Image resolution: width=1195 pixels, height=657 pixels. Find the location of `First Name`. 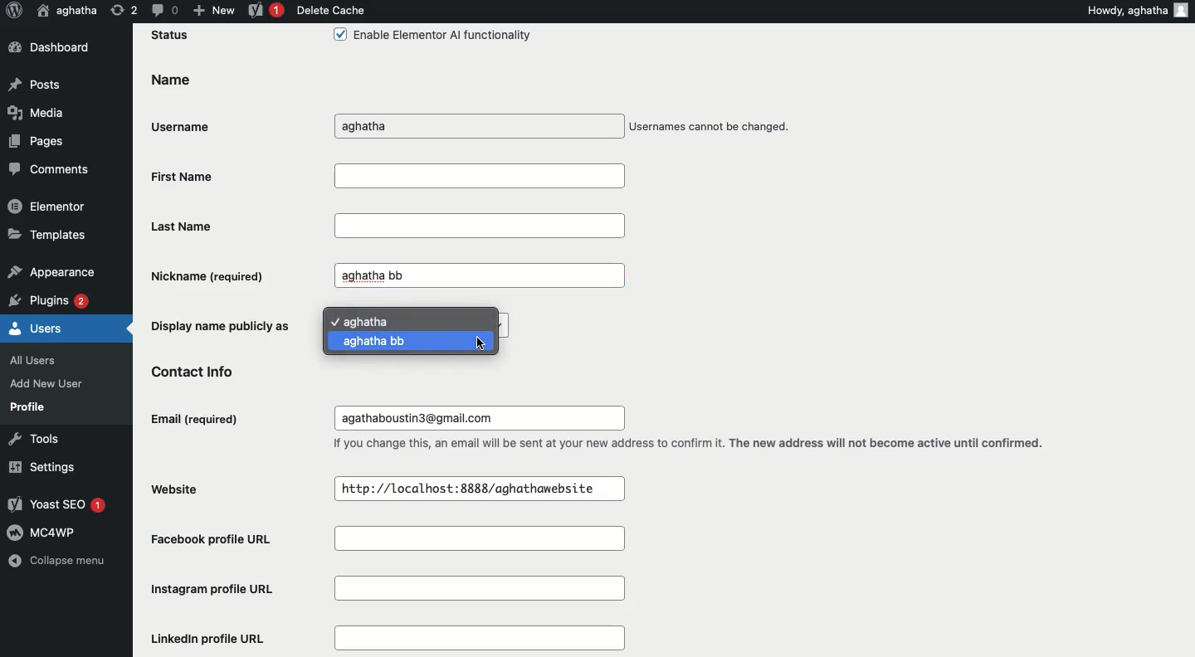

First Name is located at coordinates (386, 175).